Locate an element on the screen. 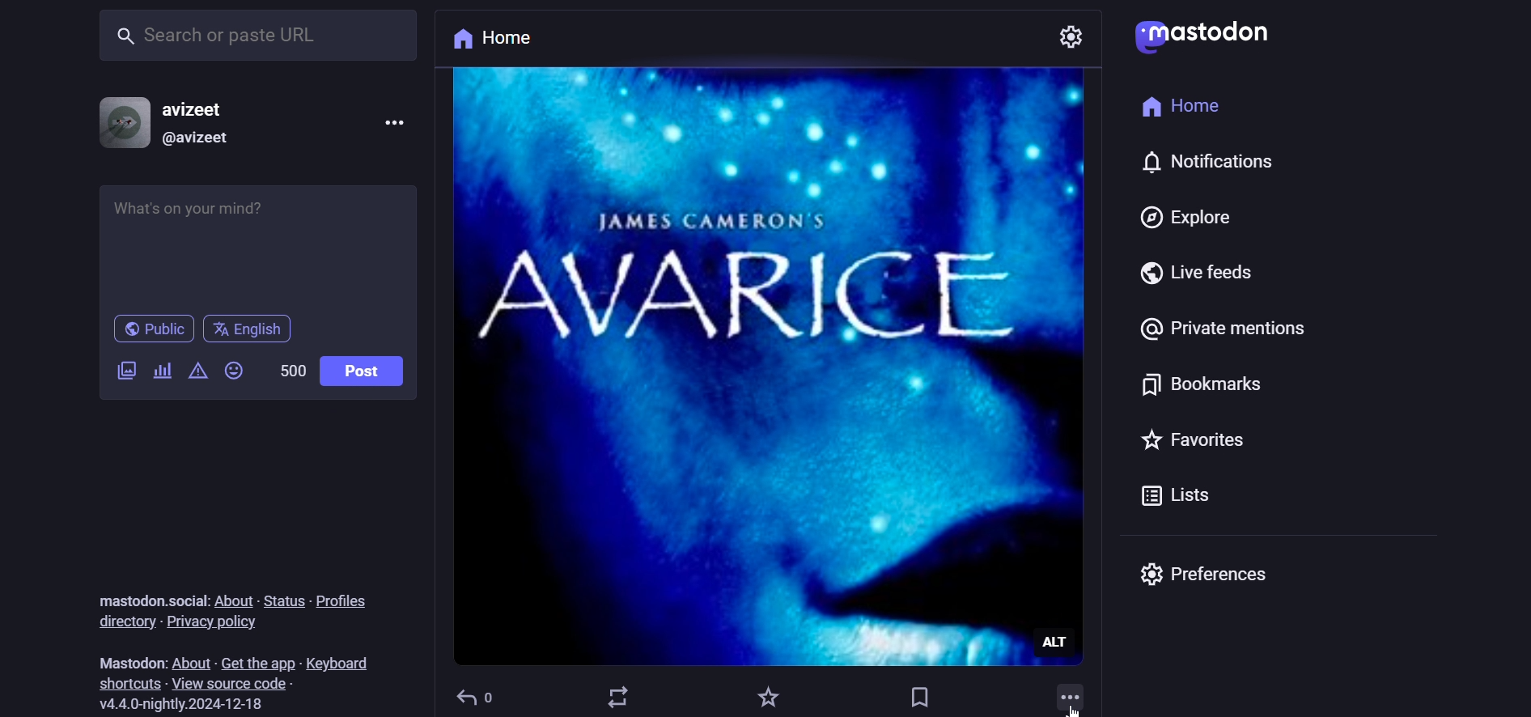  image/video is located at coordinates (125, 368).